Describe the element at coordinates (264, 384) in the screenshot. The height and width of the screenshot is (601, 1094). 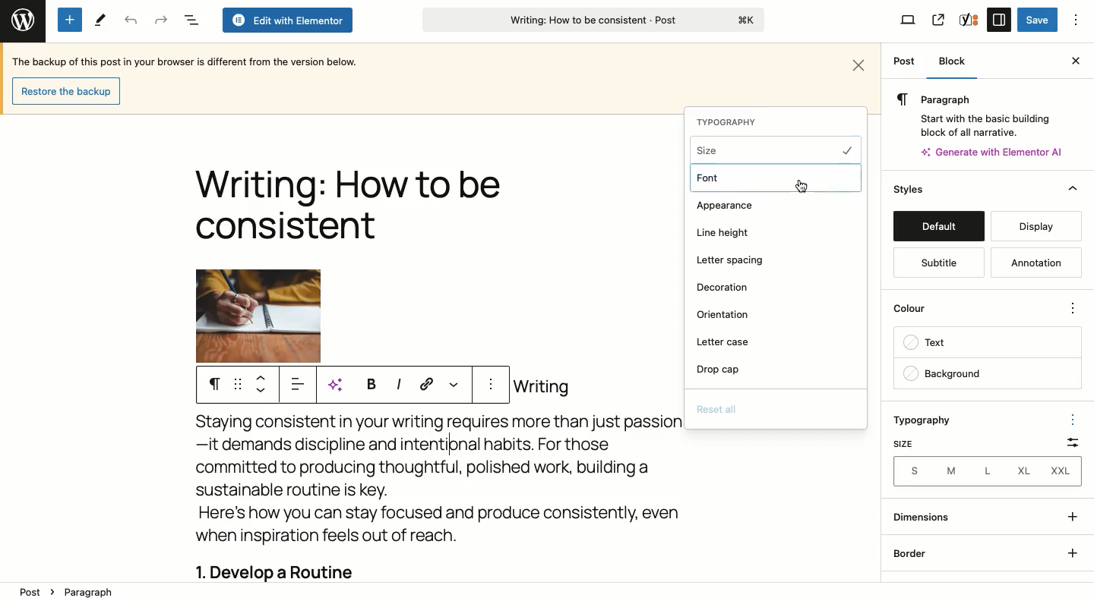
I see `Move up down` at that location.